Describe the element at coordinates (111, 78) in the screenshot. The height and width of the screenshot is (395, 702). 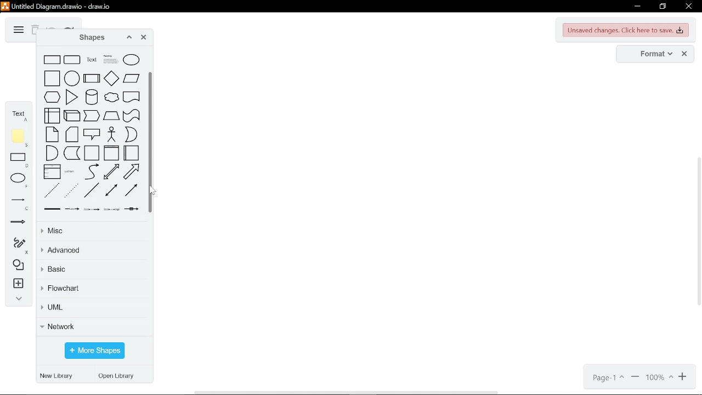
I see `diamond` at that location.